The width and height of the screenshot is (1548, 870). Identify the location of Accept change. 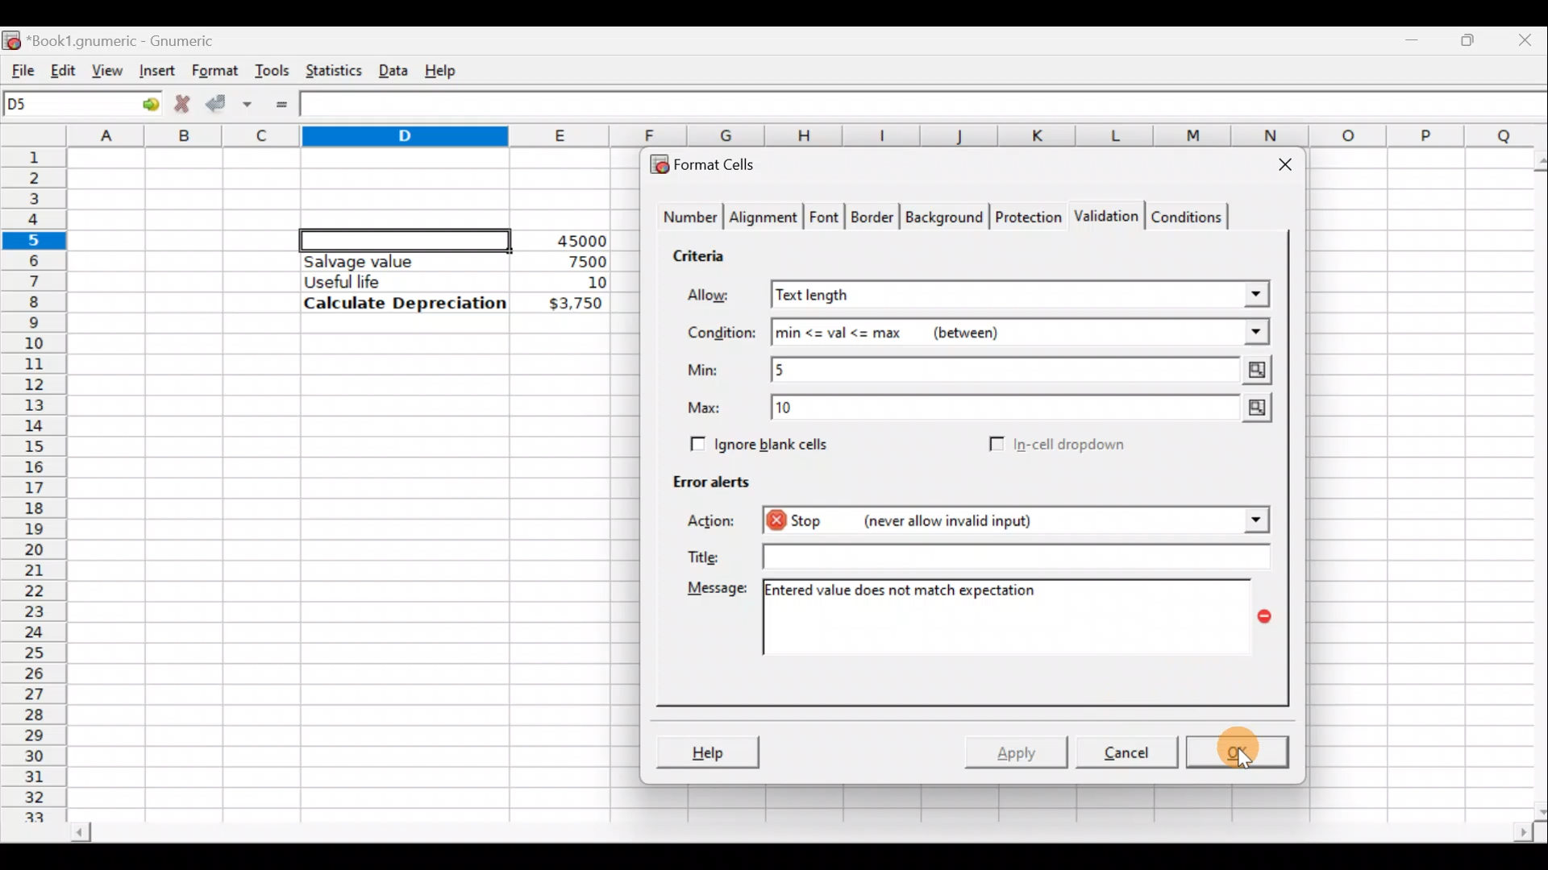
(229, 101).